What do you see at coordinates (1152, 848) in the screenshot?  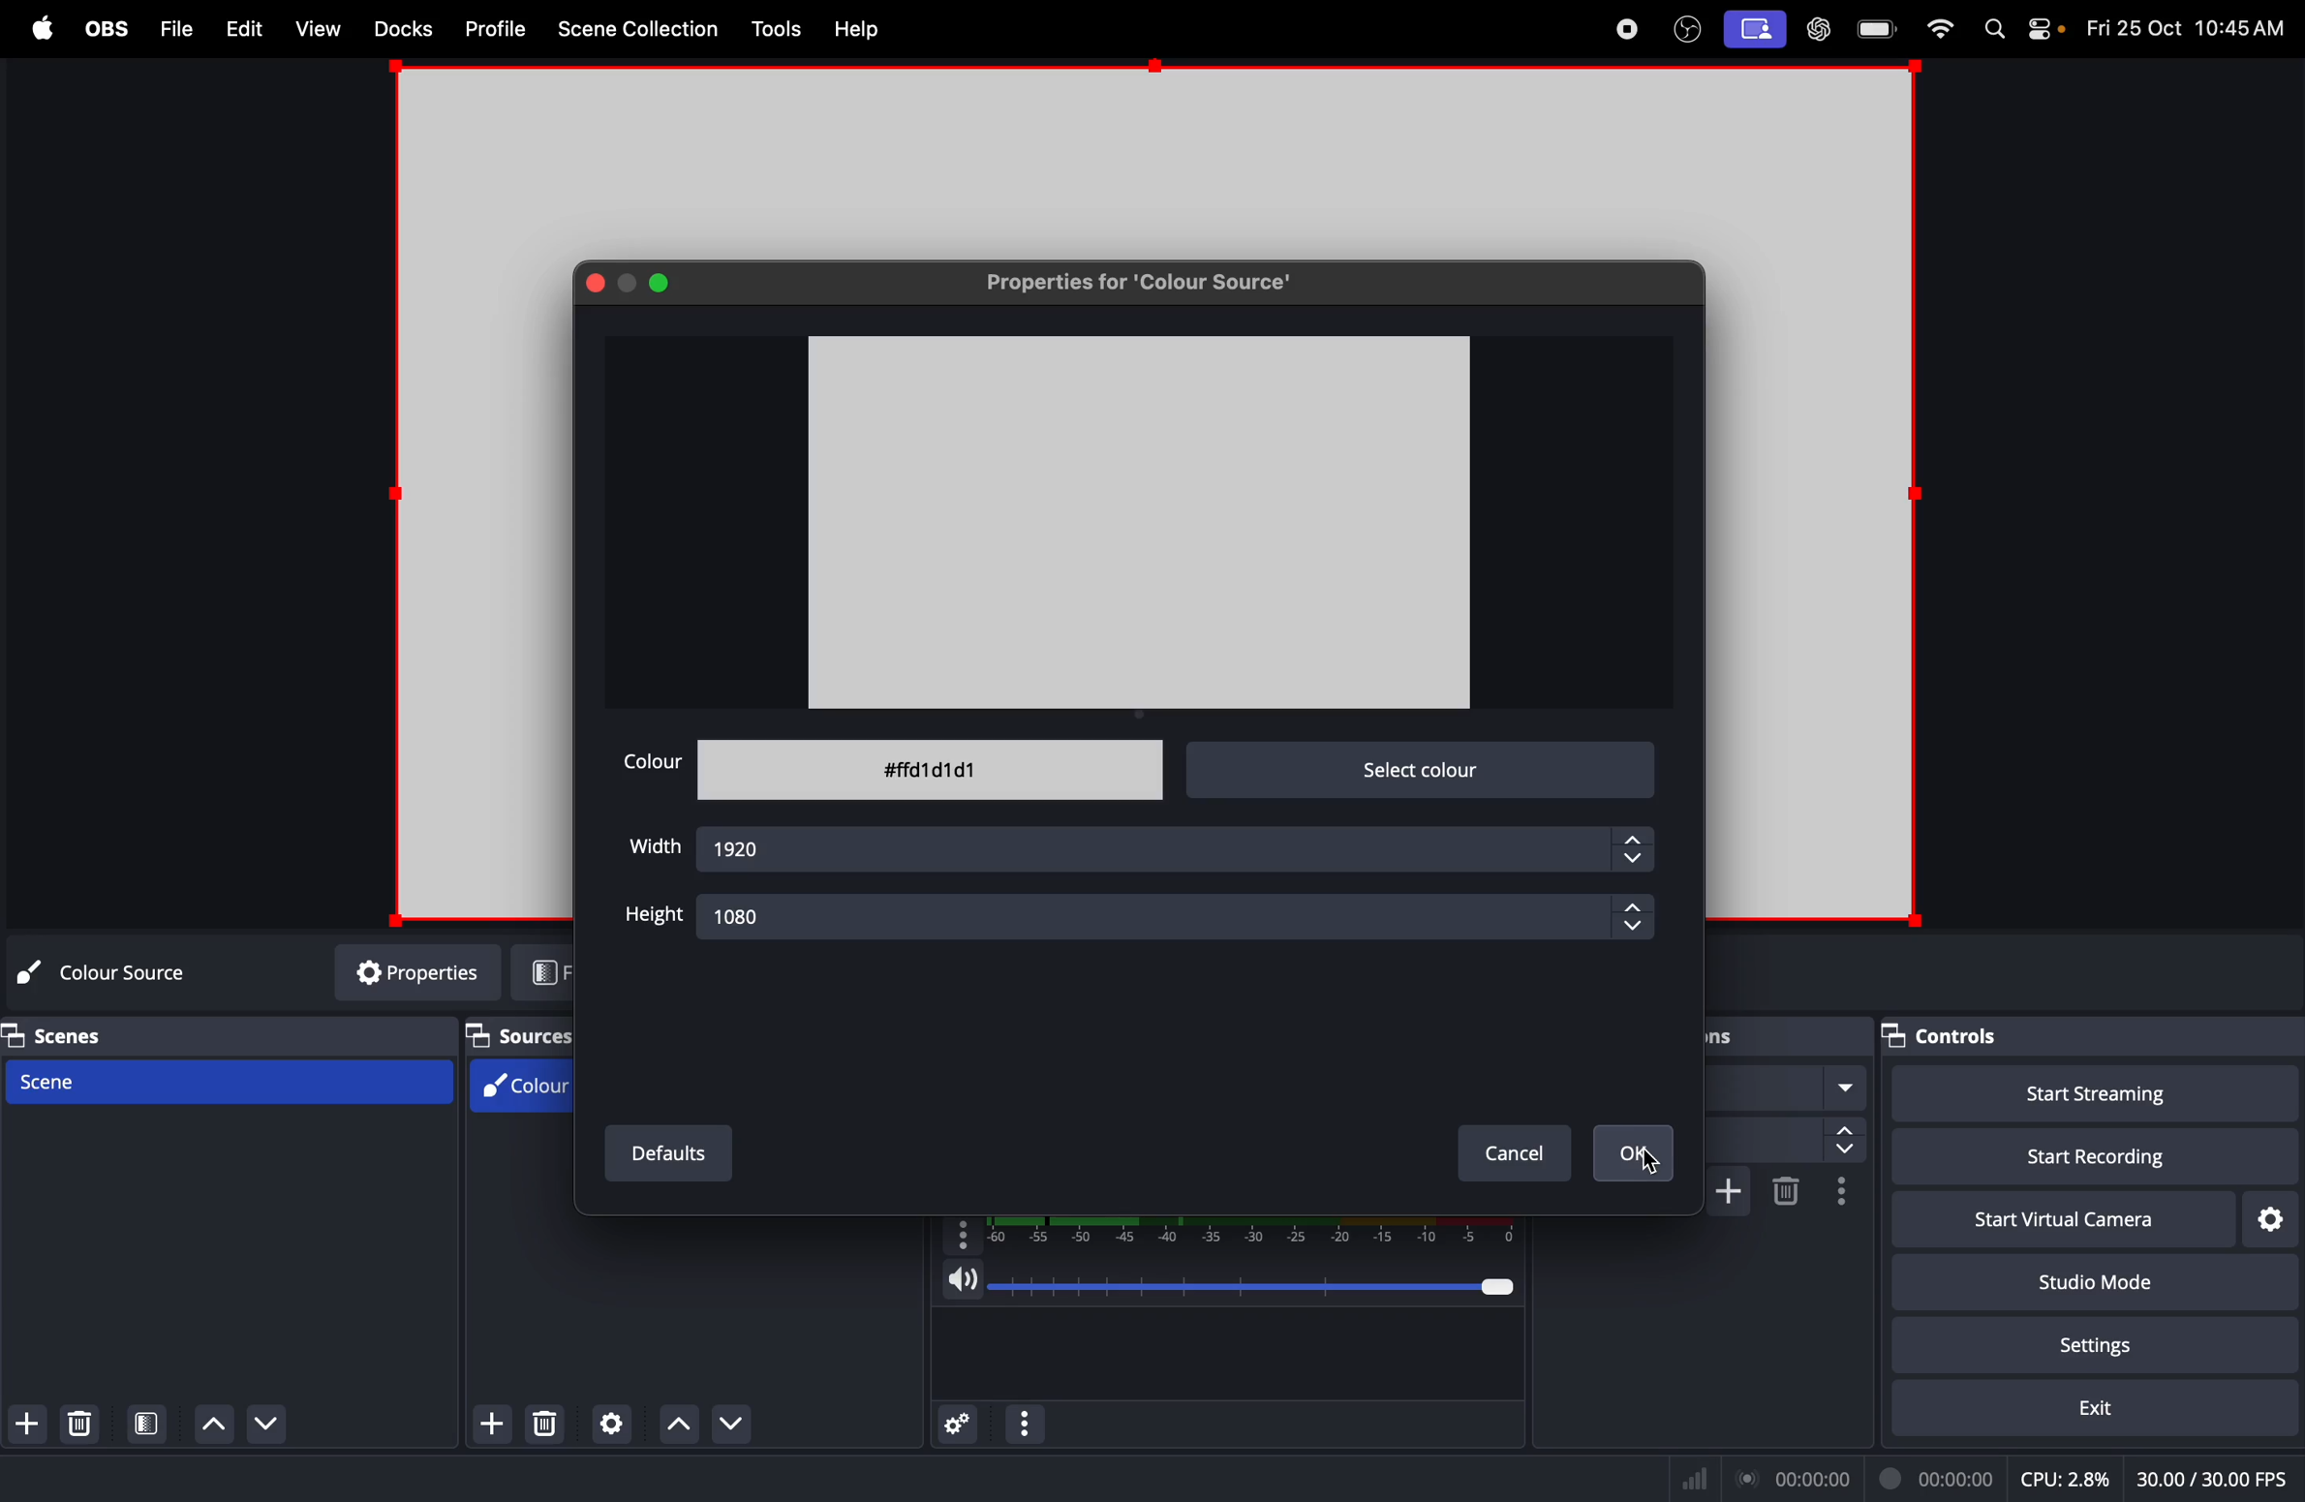 I see `1920 ` at bounding box center [1152, 848].